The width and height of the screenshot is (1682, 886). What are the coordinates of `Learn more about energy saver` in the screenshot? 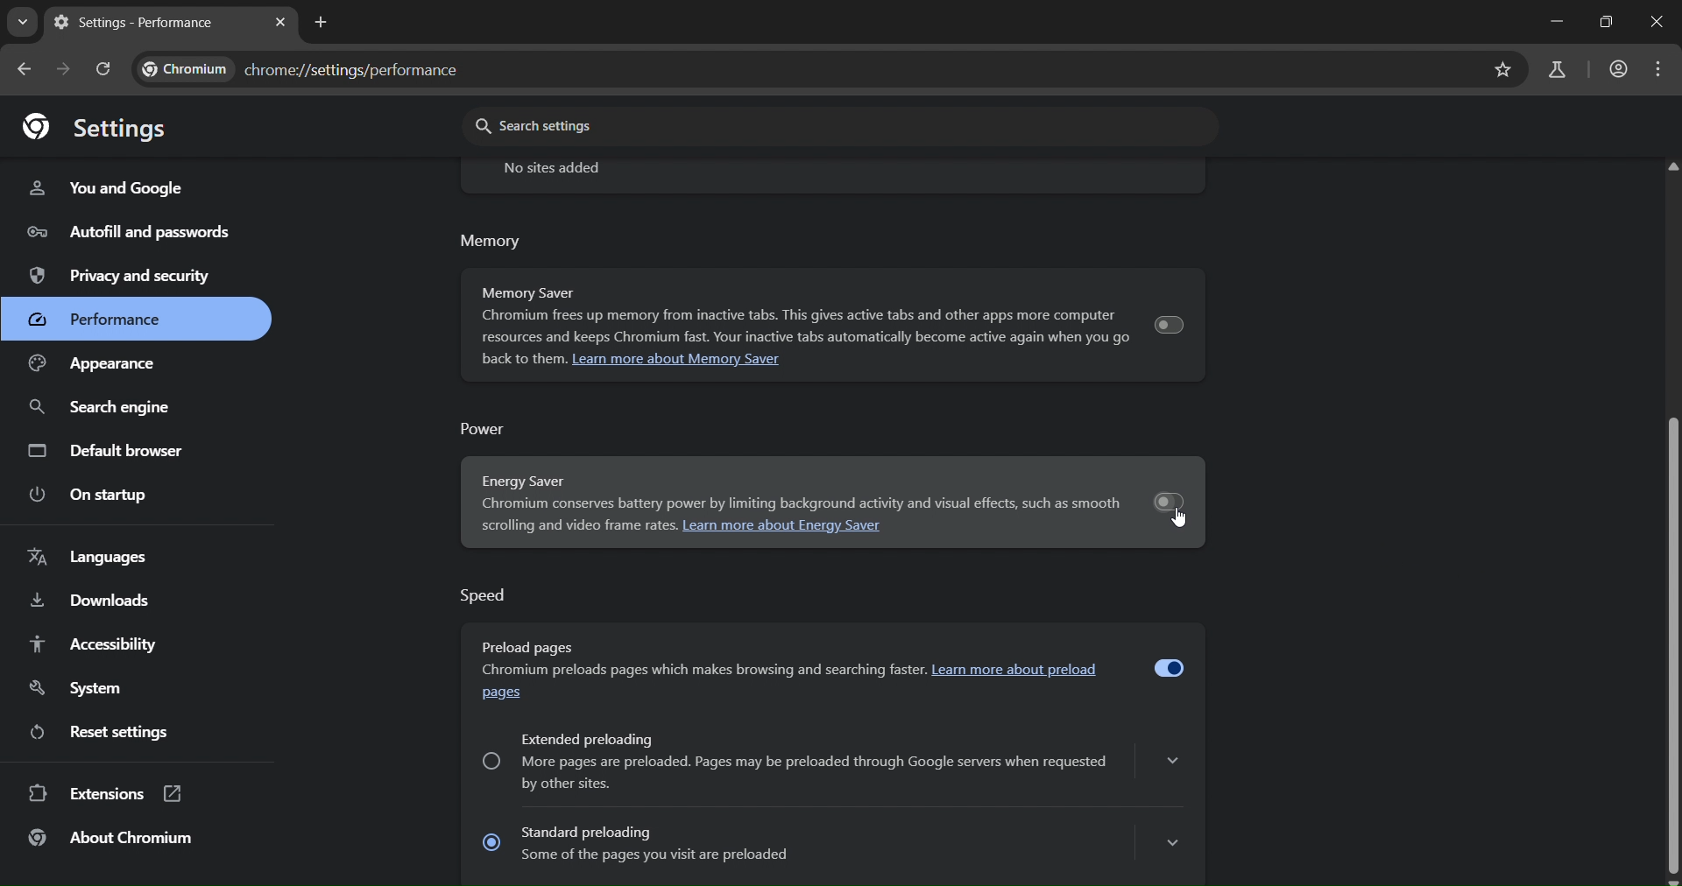 It's located at (788, 525).